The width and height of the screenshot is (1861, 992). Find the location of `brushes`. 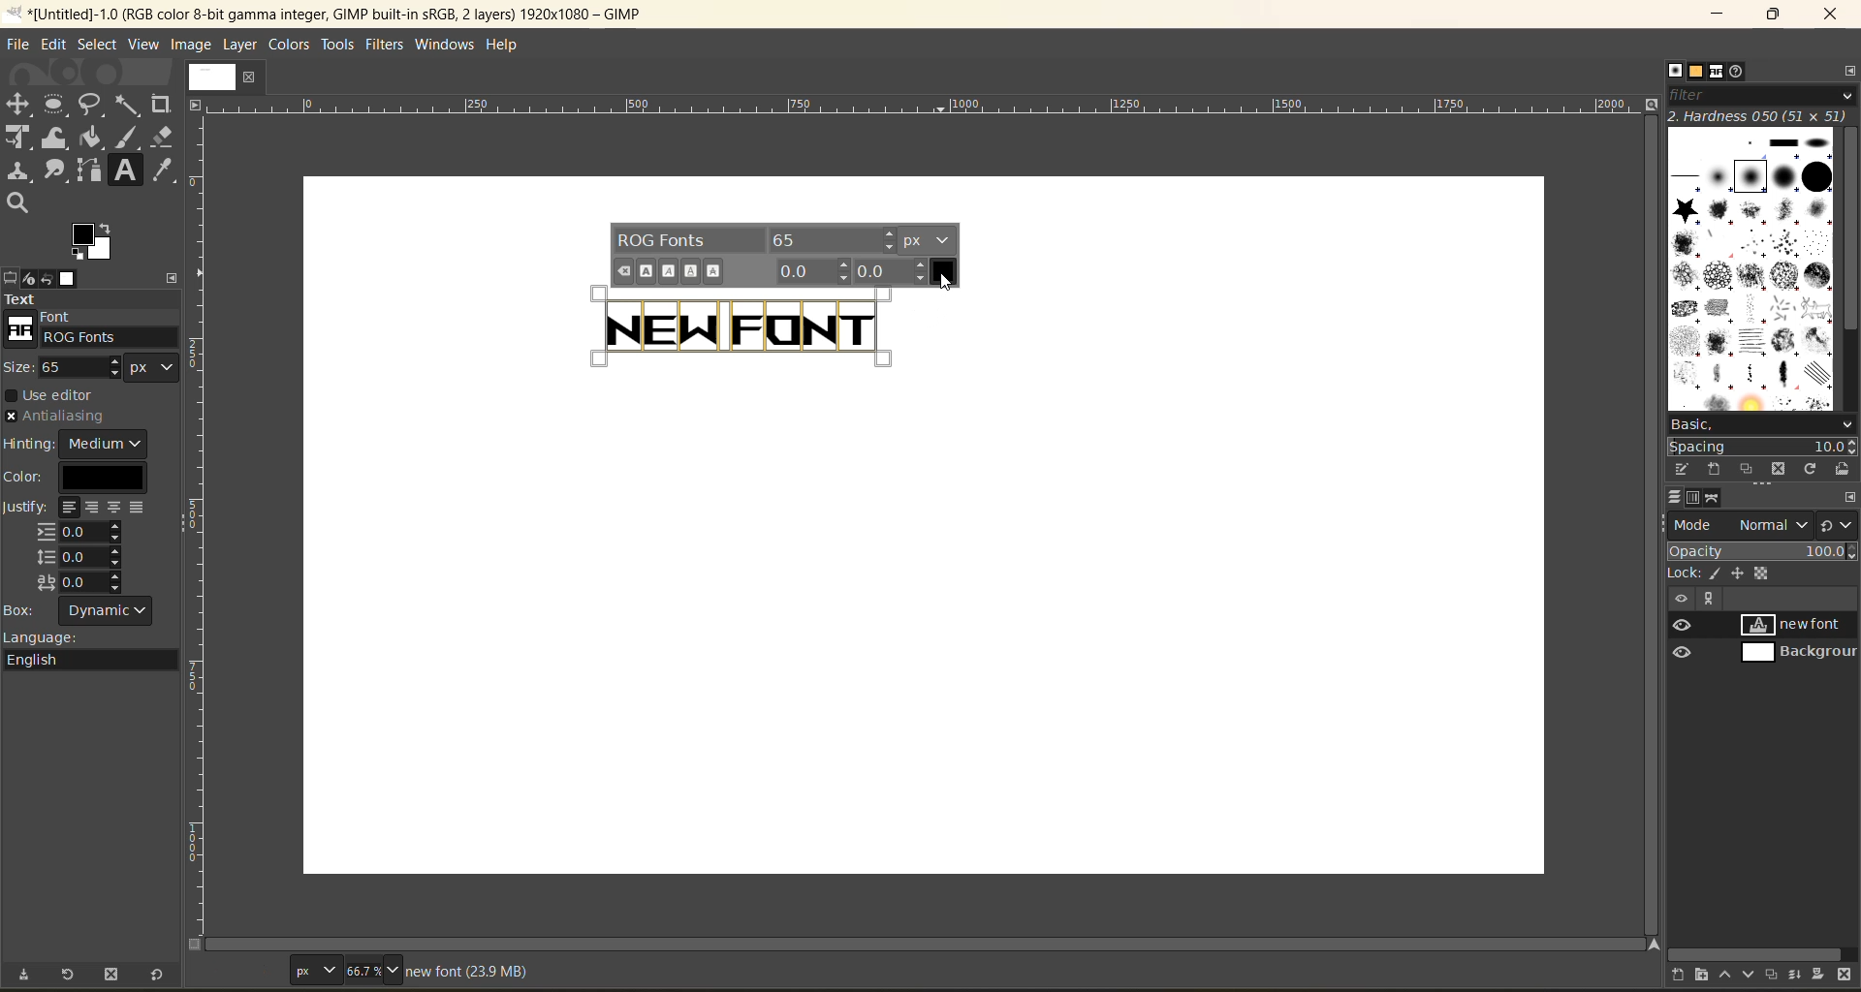

brushes is located at coordinates (1675, 70).